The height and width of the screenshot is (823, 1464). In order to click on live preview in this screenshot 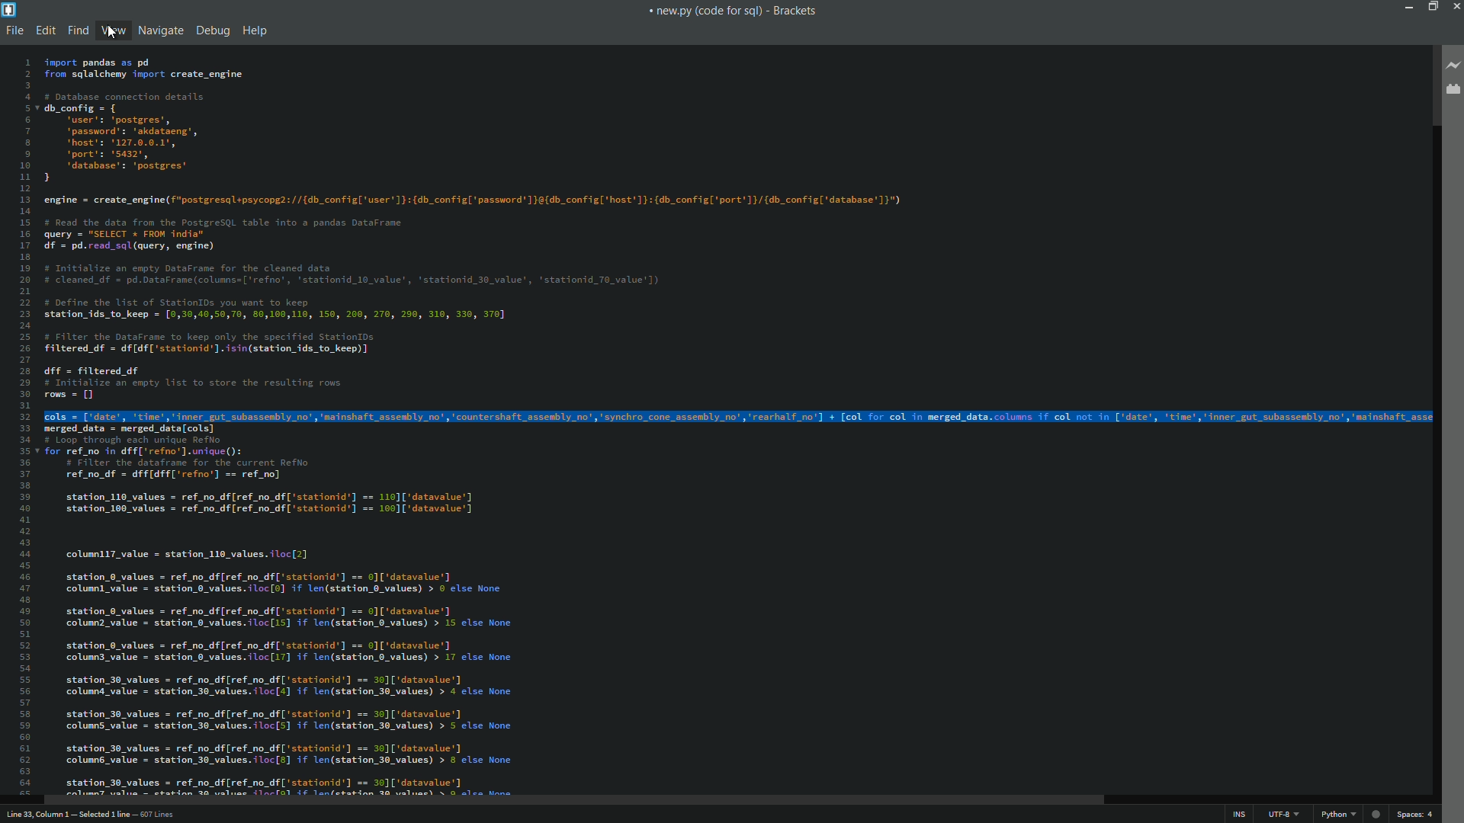, I will do `click(1455, 66)`.